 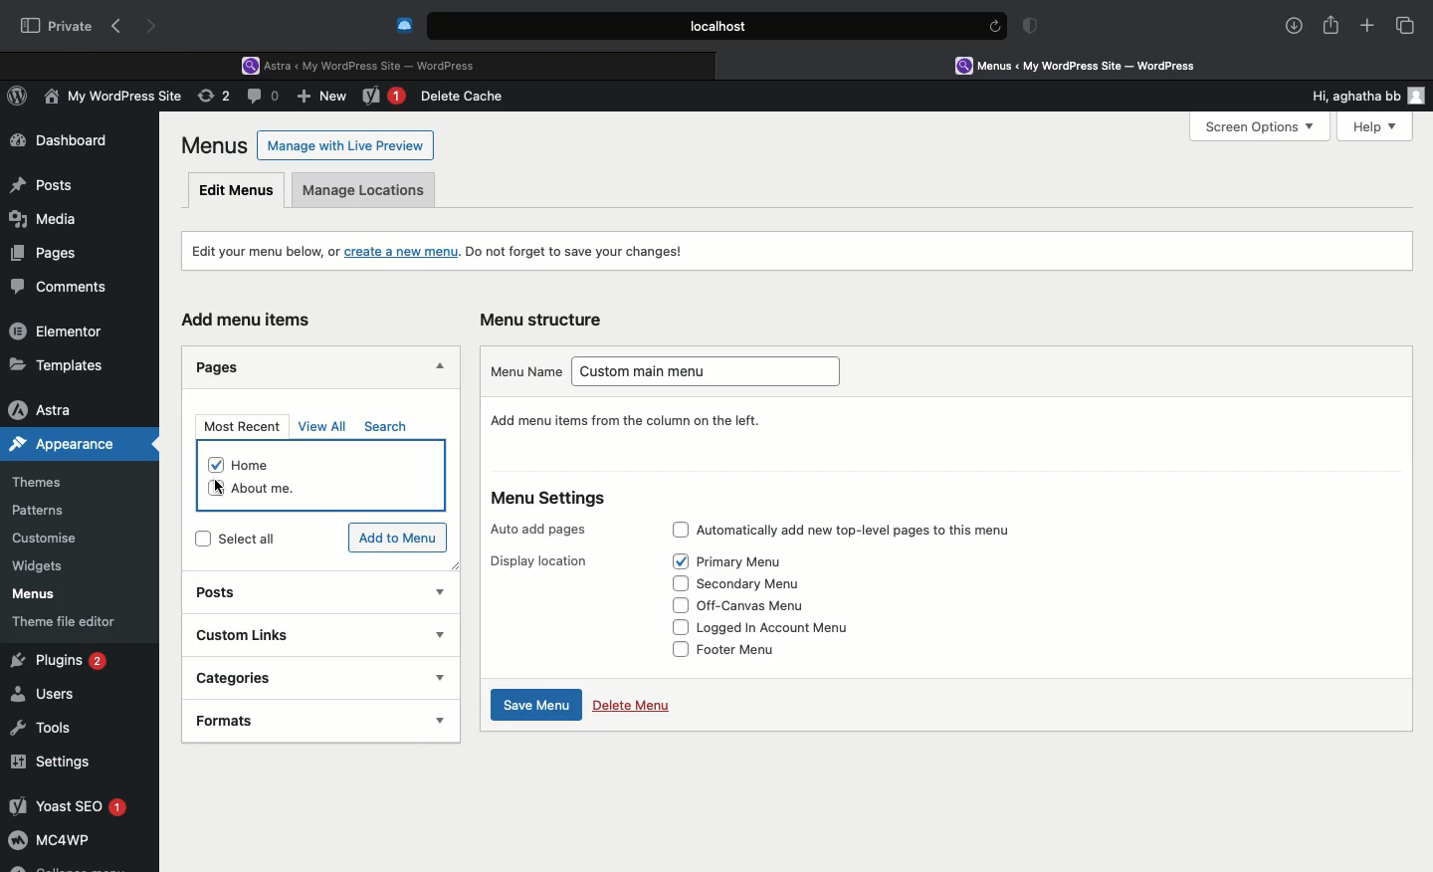 What do you see at coordinates (559, 499) in the screenshot?
I see `Menu settings` at bounding box center [559, 499].